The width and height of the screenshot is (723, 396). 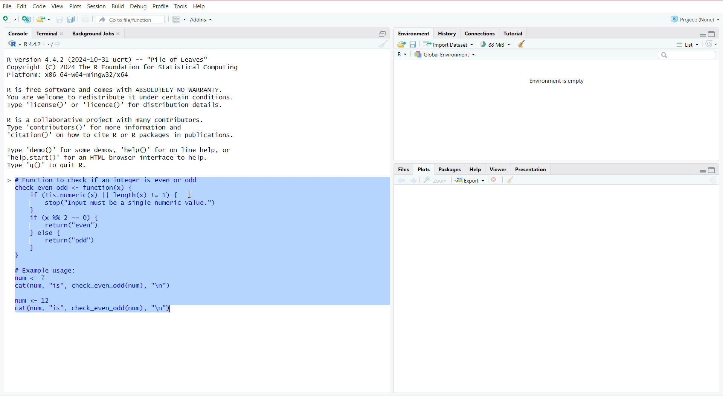 What do you see at coordinates (9, 20) in the screenshot?
I see `new script` at bounding box center [9, 20].